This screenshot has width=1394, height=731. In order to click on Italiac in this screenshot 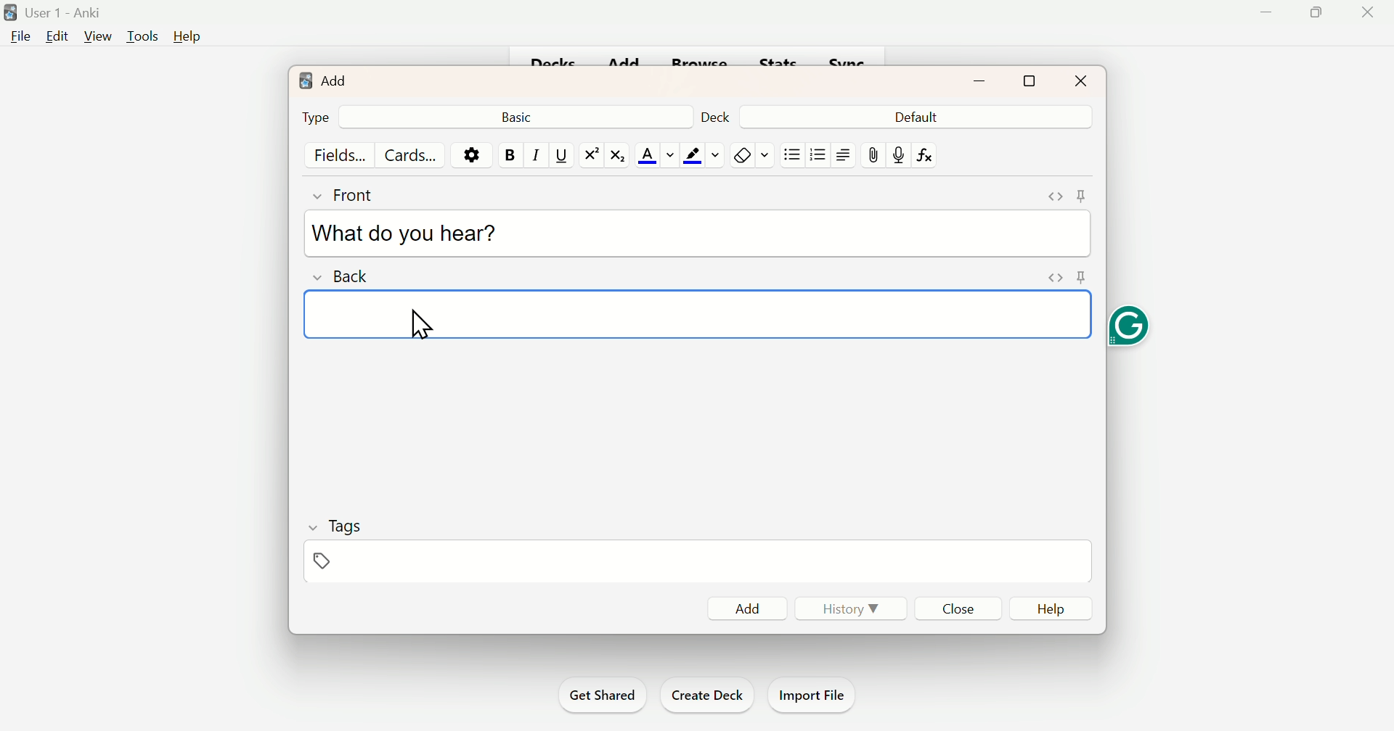, I will do `click(535, 154)`.